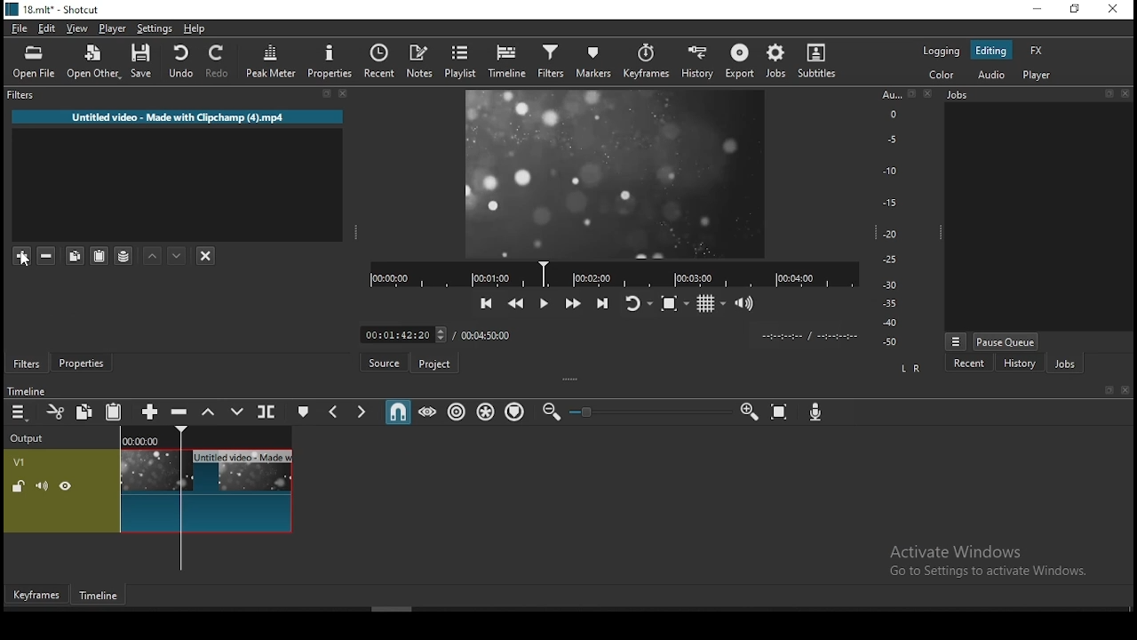 This screenshot has height=640, width=1137. Describe the element at coordinates (486, 412) in the screenshot. I see `ripple all tracks` at that location.